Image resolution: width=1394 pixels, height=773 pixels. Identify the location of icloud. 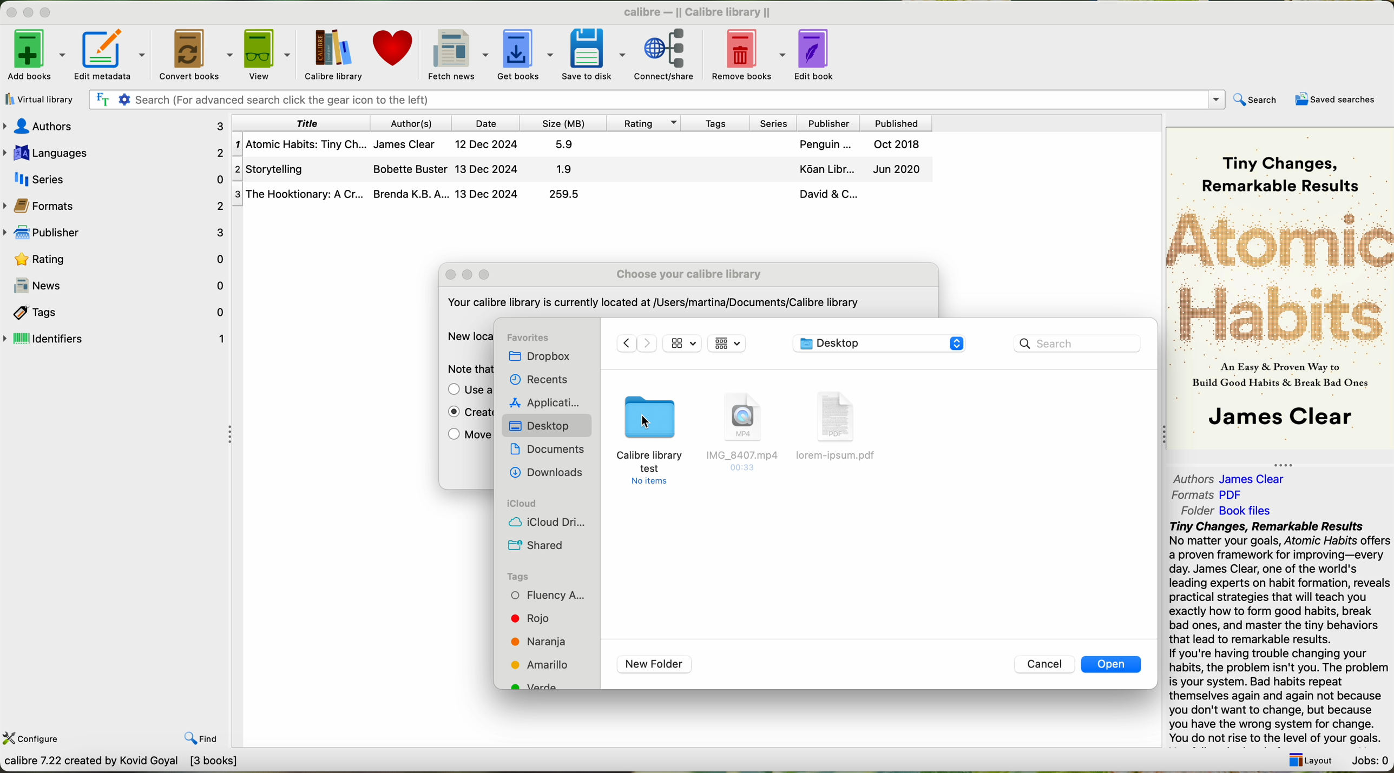
(522, 504).